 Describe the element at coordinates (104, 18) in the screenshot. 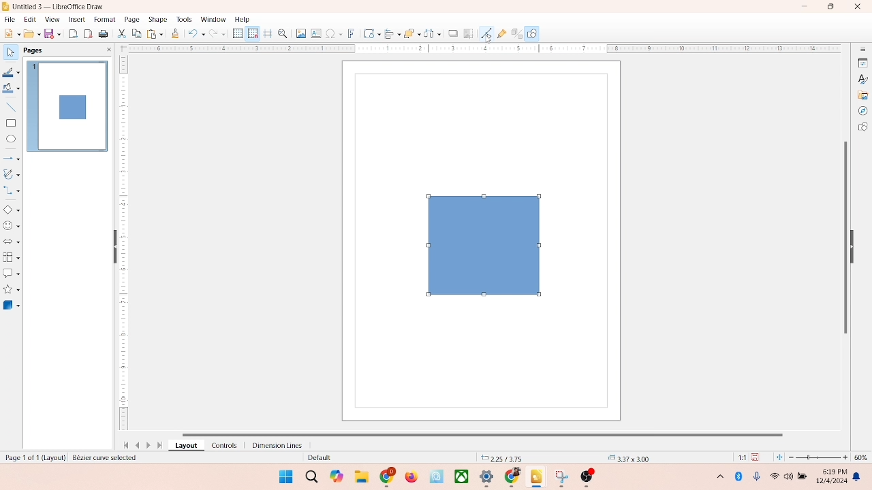

I see `format` at that location.